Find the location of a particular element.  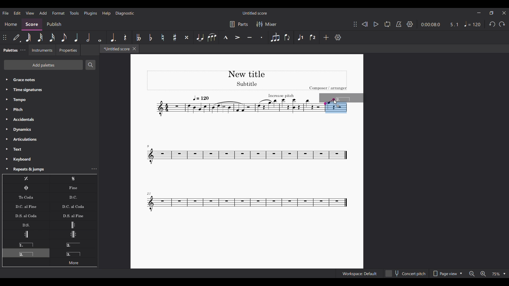

Accidentals is located at coordinates (50, 119).